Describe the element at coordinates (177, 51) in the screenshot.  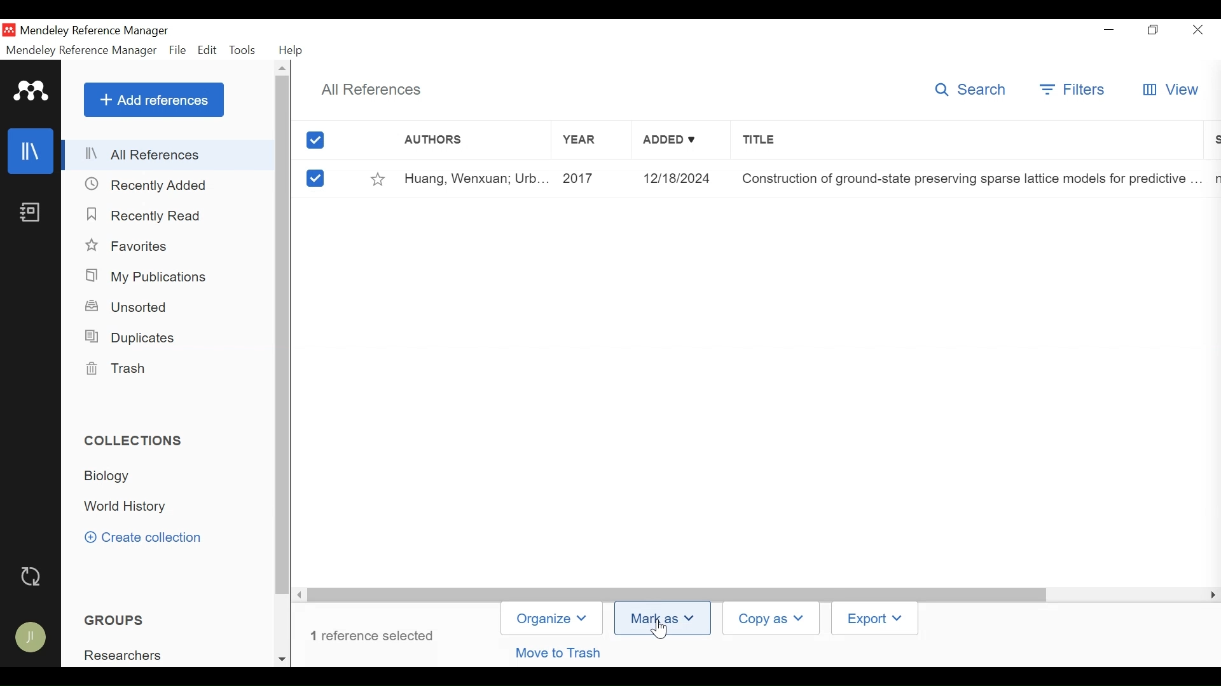
I see `File` at that location.